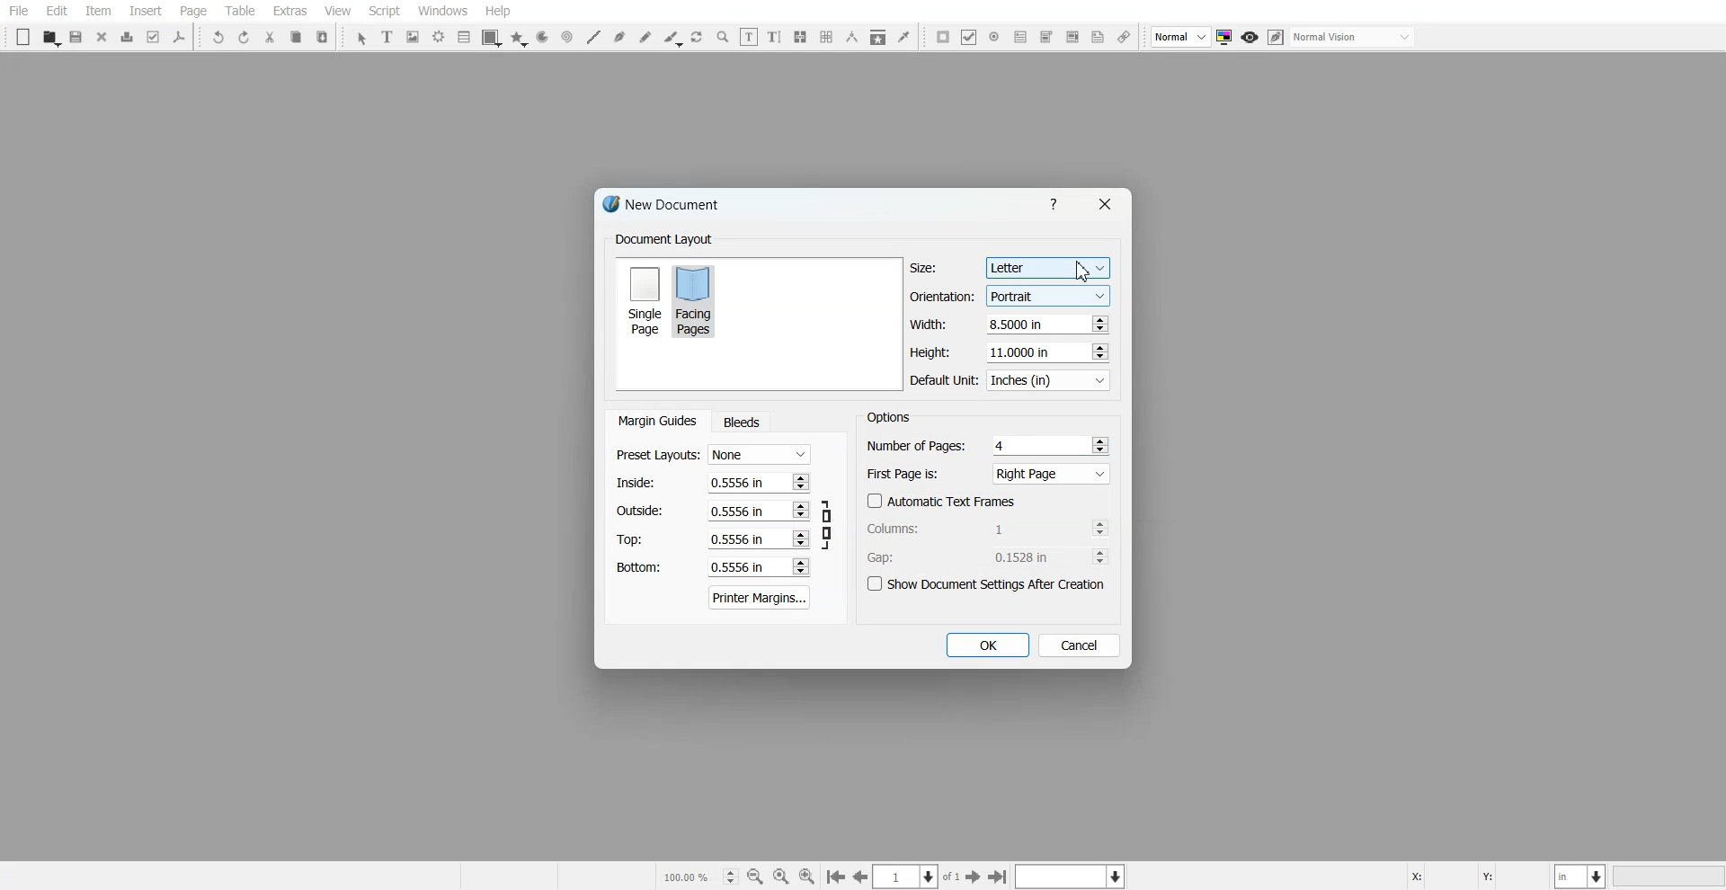  I want to click on PDF Radio Button, so click(994, 37).